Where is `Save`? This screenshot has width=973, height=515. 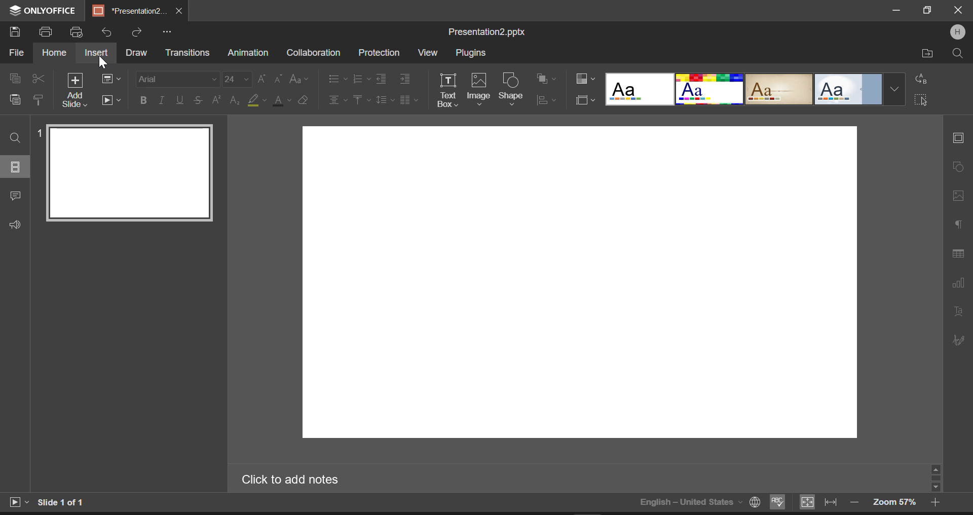
Save is located at coordinates (17, 32).